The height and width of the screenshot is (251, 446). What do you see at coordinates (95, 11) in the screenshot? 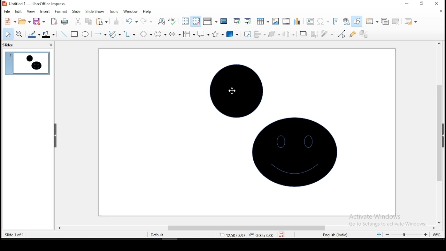
I see `slide show` at bounding box center [95, 11].